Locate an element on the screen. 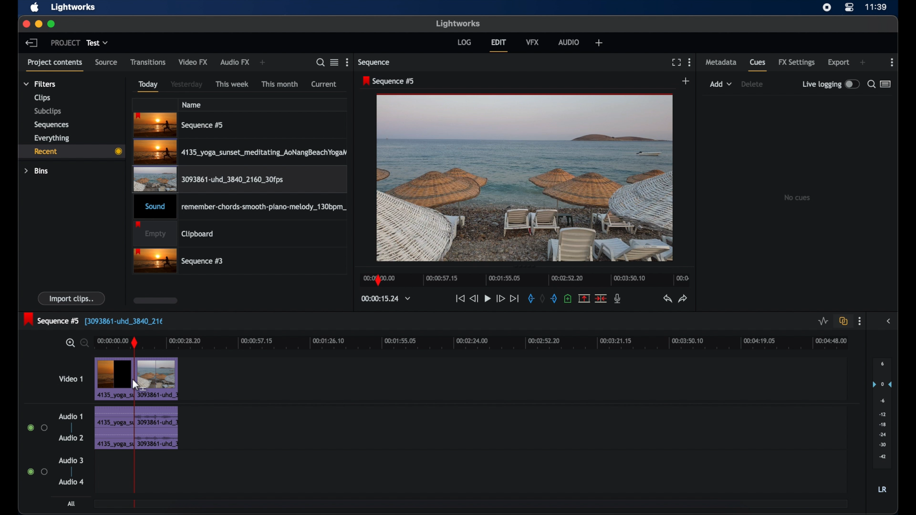 Image resolution: width=916 pixels, height=515 pixels. import clips is located at coordinates (72, 298).